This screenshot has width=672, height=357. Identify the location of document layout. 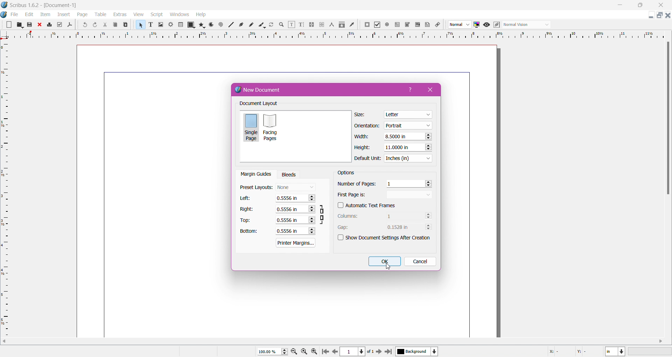
(269, 104).